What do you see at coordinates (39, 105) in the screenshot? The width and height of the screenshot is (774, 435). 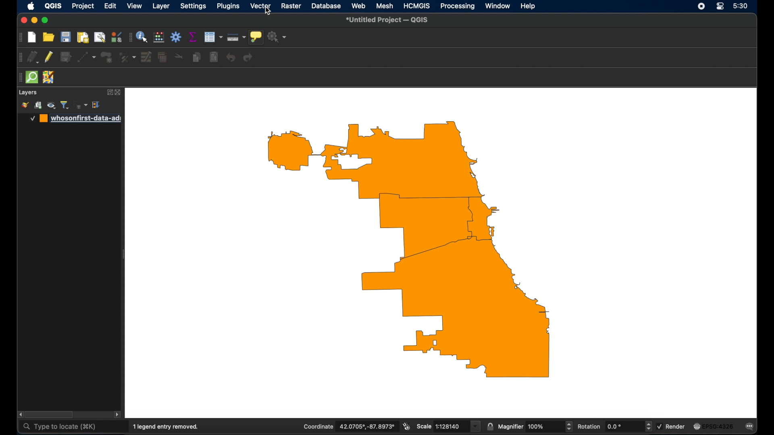 I see `add group` at bounding box center [39, 105].